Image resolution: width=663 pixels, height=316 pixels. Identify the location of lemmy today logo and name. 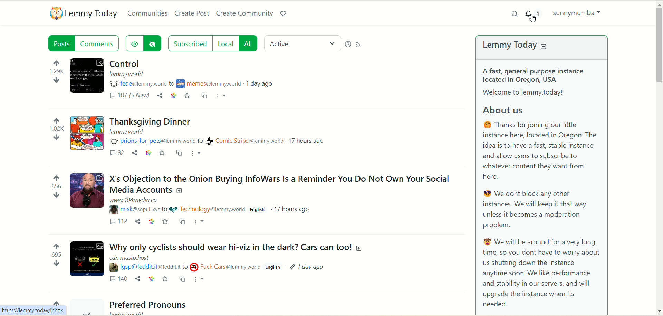
(83, 12).